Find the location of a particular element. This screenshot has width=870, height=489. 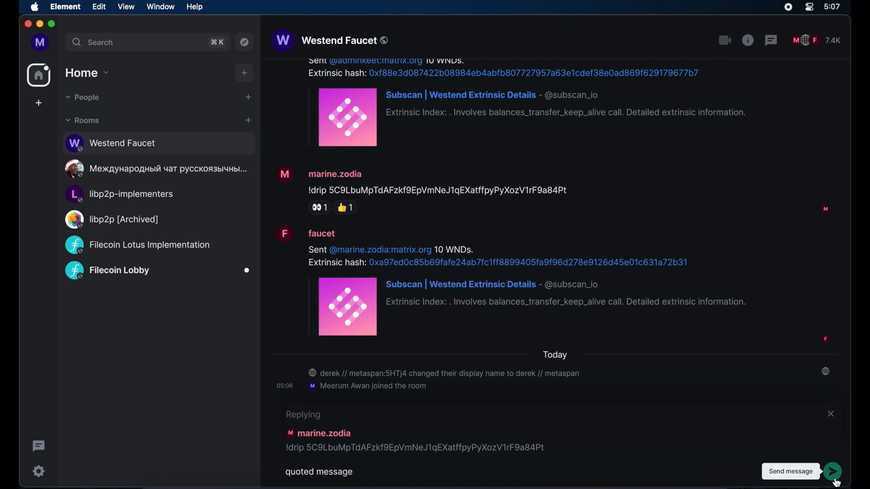

send message is located at coordinates (835, 471).